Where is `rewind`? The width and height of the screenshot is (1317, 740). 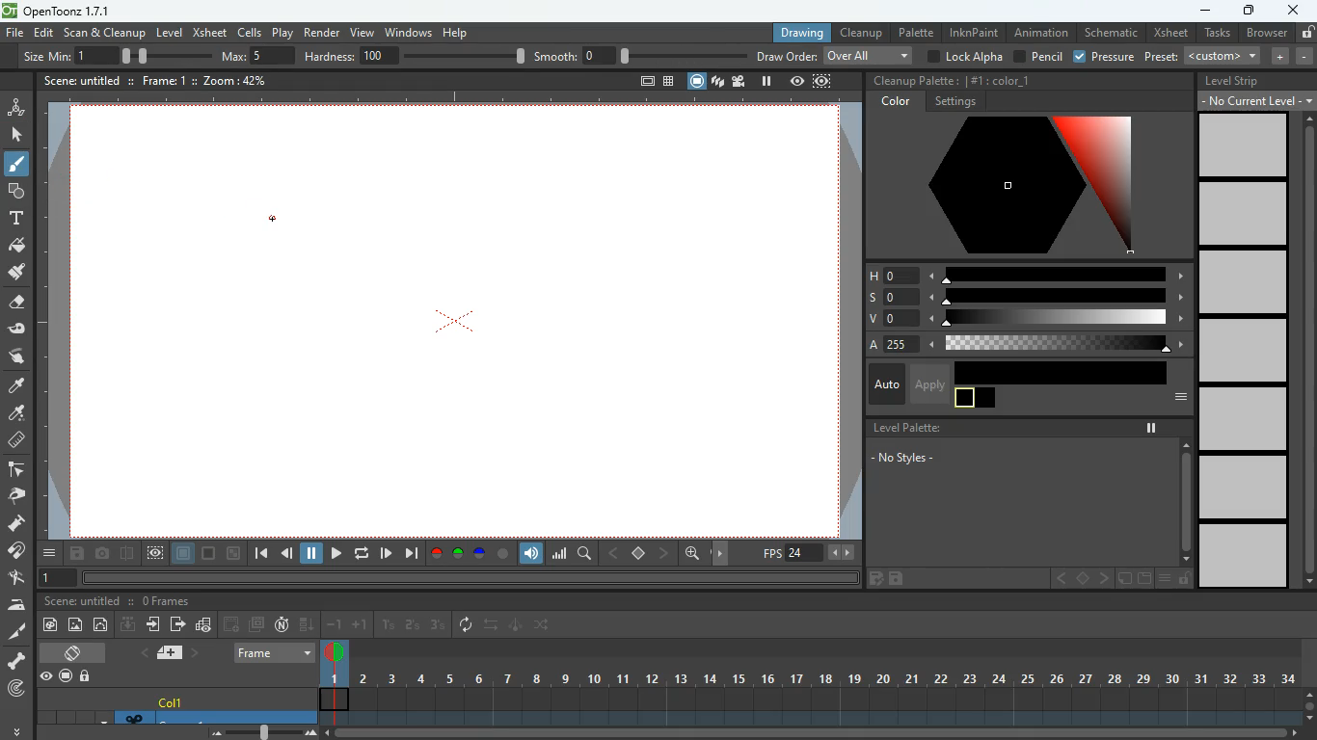 rewind is located at coordinates (363, 553).